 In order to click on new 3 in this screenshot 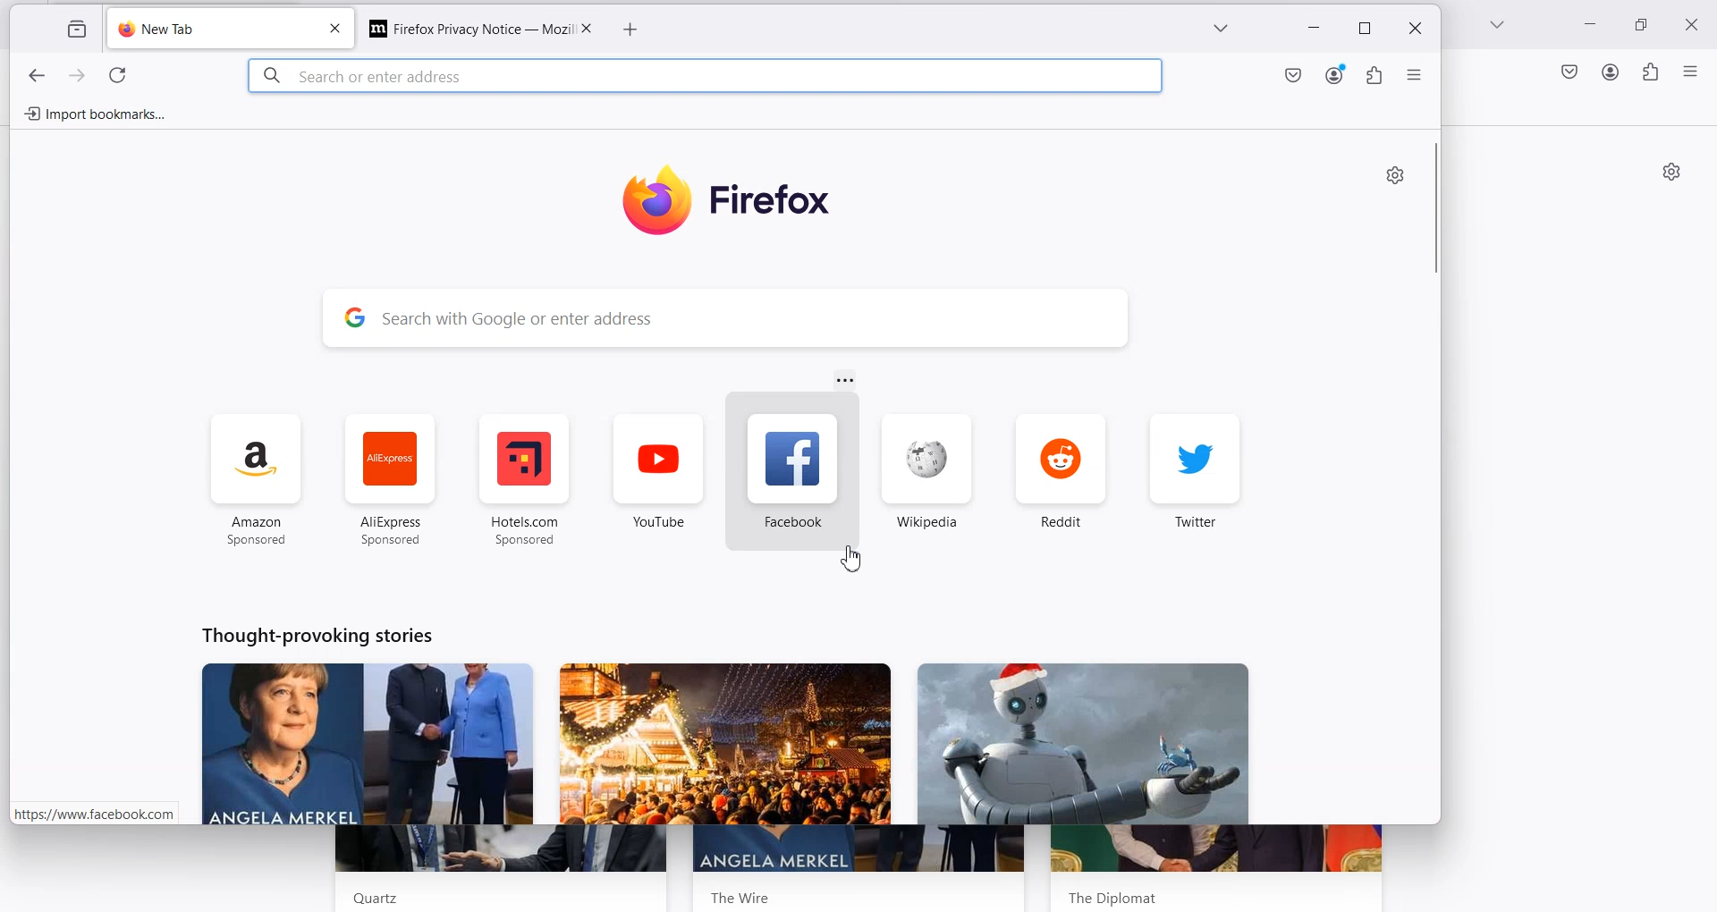, I will do `click(1088, 744)`.